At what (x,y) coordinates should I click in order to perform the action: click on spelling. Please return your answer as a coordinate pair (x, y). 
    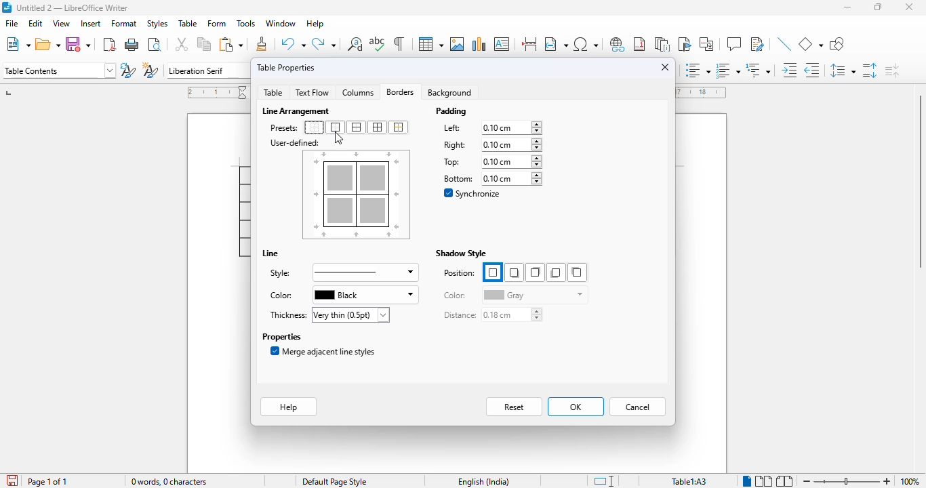
    Looking at the image, I should click on (378, 44).